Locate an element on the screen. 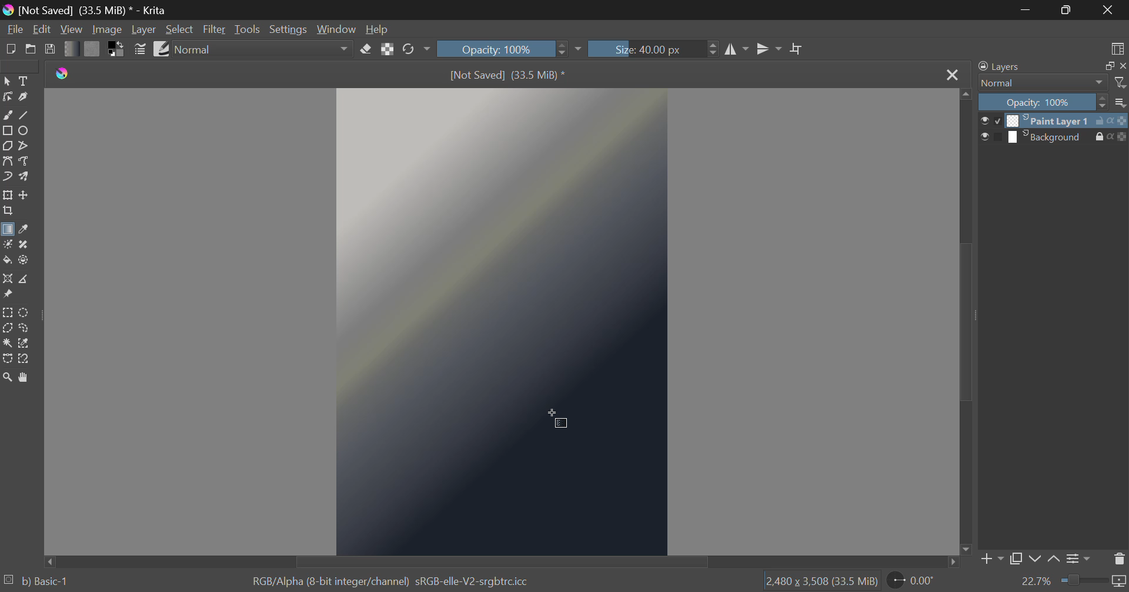 The image size is (1129, 592). Choose Workspace is located at coordinates (1115, 46).